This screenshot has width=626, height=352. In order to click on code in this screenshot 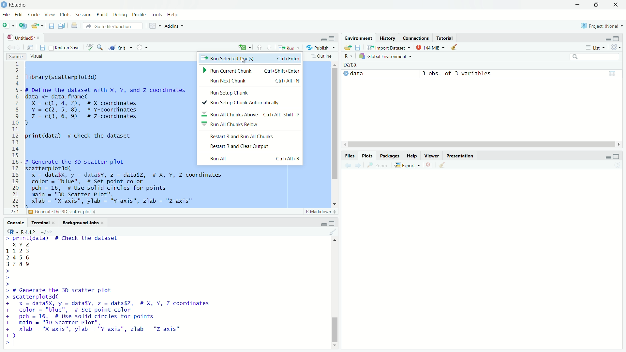, I will do `click(34, 15)`.